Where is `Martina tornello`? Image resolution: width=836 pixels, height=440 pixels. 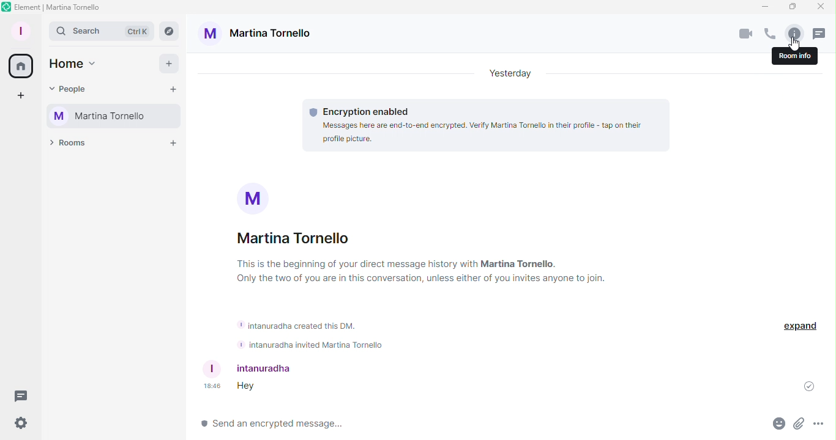
Martina tornello is located at coordinates (258, 37).